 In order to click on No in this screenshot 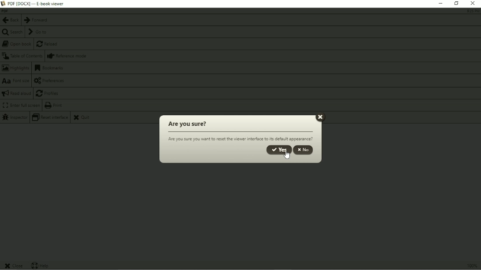, I will do `click(304, 150)`.